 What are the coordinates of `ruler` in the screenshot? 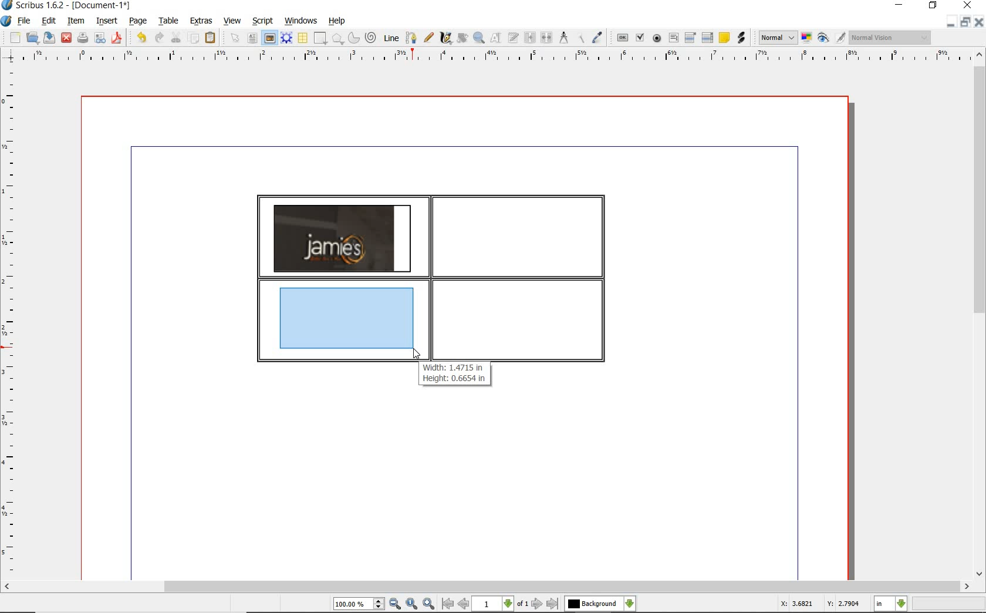 It's located at (498, 56).